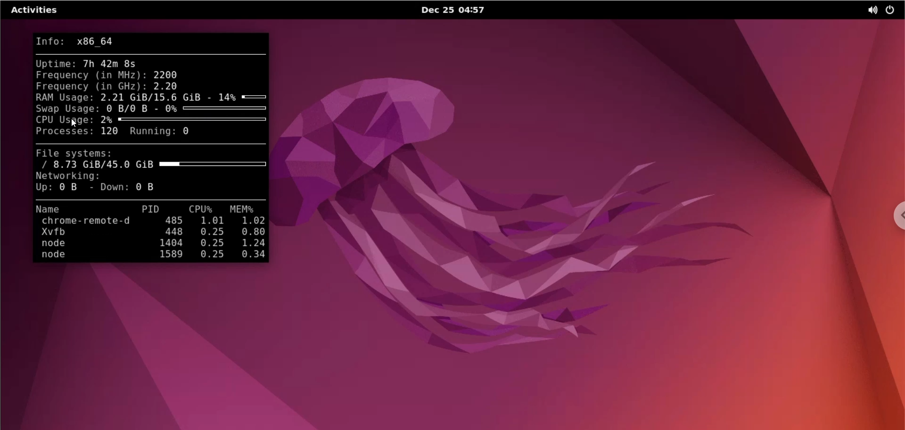 The image size is (905, 430). I want to click on frequency (in GHz), so click(90, 86).